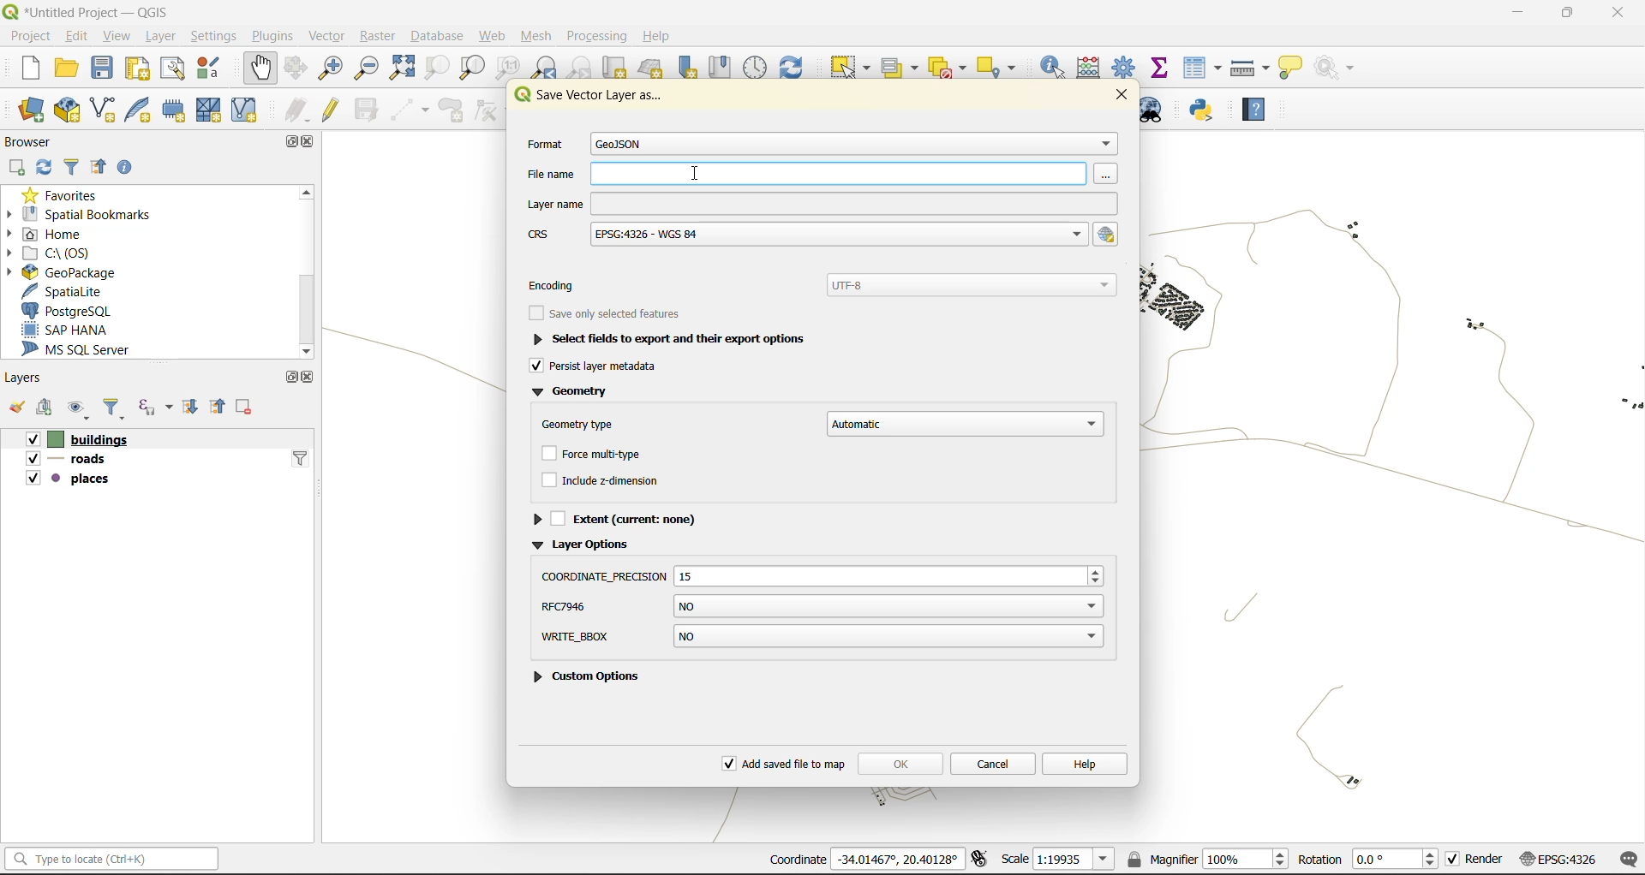 The height and width of the screenshot is (875, 1645). Describe the element at coordinates (287, 380) in the screenshot. I see `maximize` at that location.